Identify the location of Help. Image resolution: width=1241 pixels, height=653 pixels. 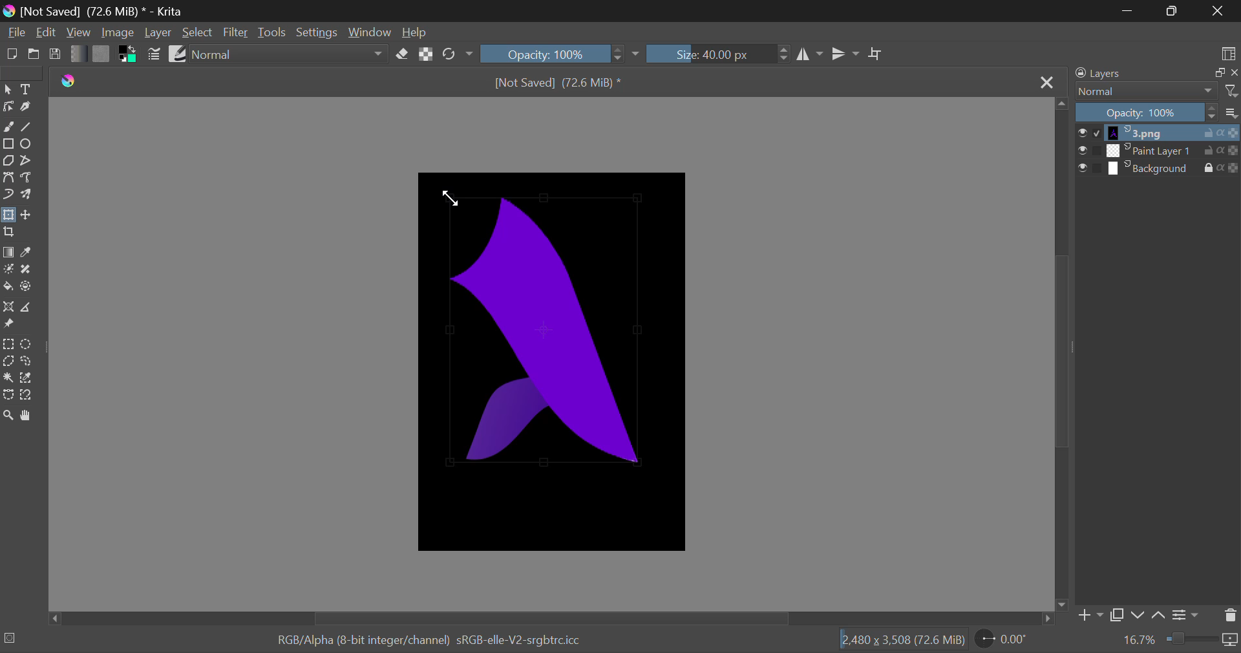
(414, 32).